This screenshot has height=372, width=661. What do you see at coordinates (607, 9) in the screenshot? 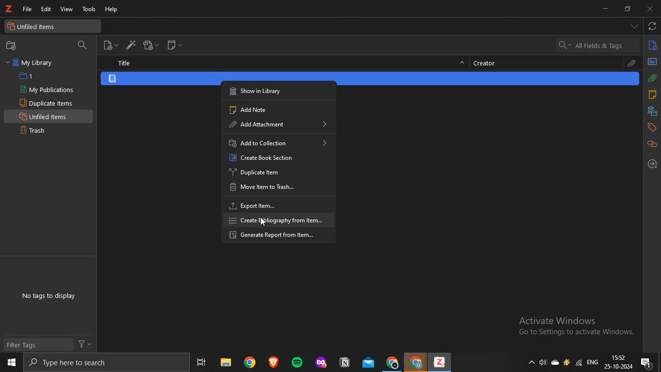
I see `minimize` at bounding box center [607, 9].